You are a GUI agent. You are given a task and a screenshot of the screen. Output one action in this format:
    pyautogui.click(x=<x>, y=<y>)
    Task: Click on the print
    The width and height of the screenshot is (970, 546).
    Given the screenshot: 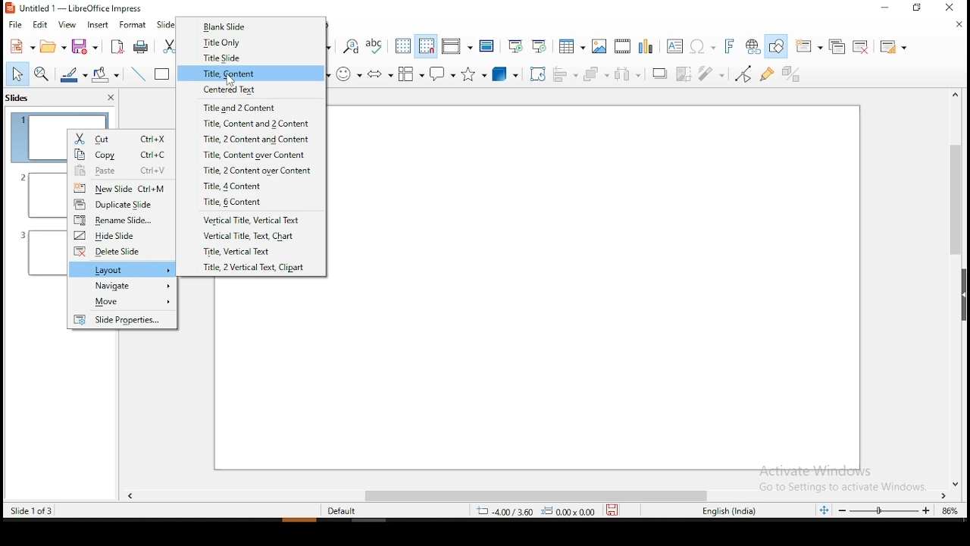 What is the action you would take?
    pyautogui.click(x=140, y=46)
    